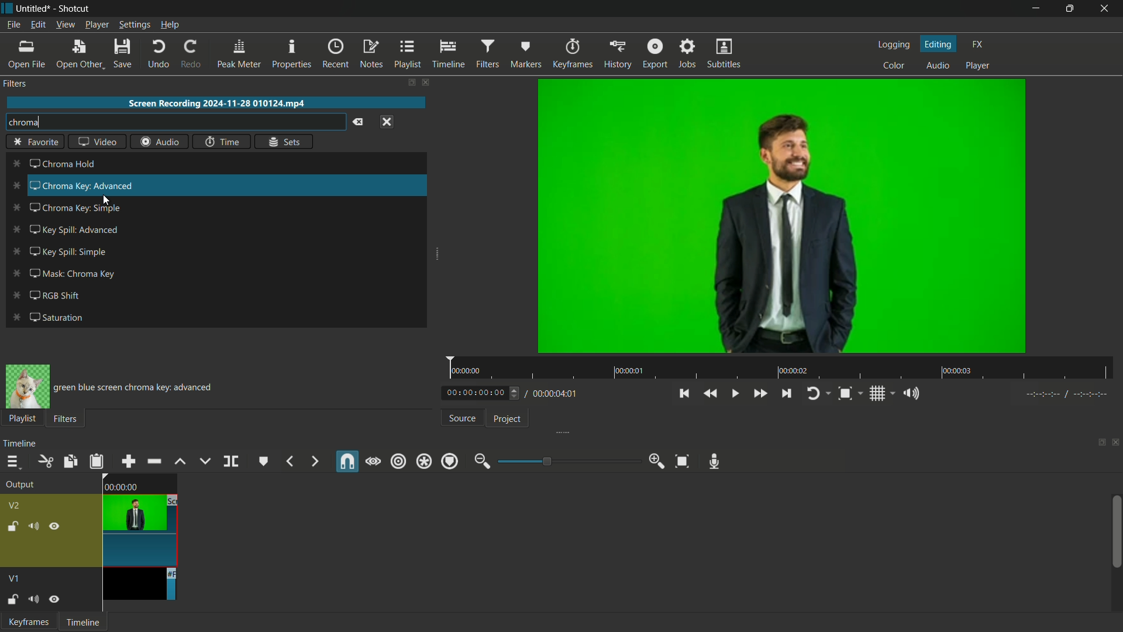 This screenshot has height=632, width=1123. I want to click on imported video, so click(781, 217).